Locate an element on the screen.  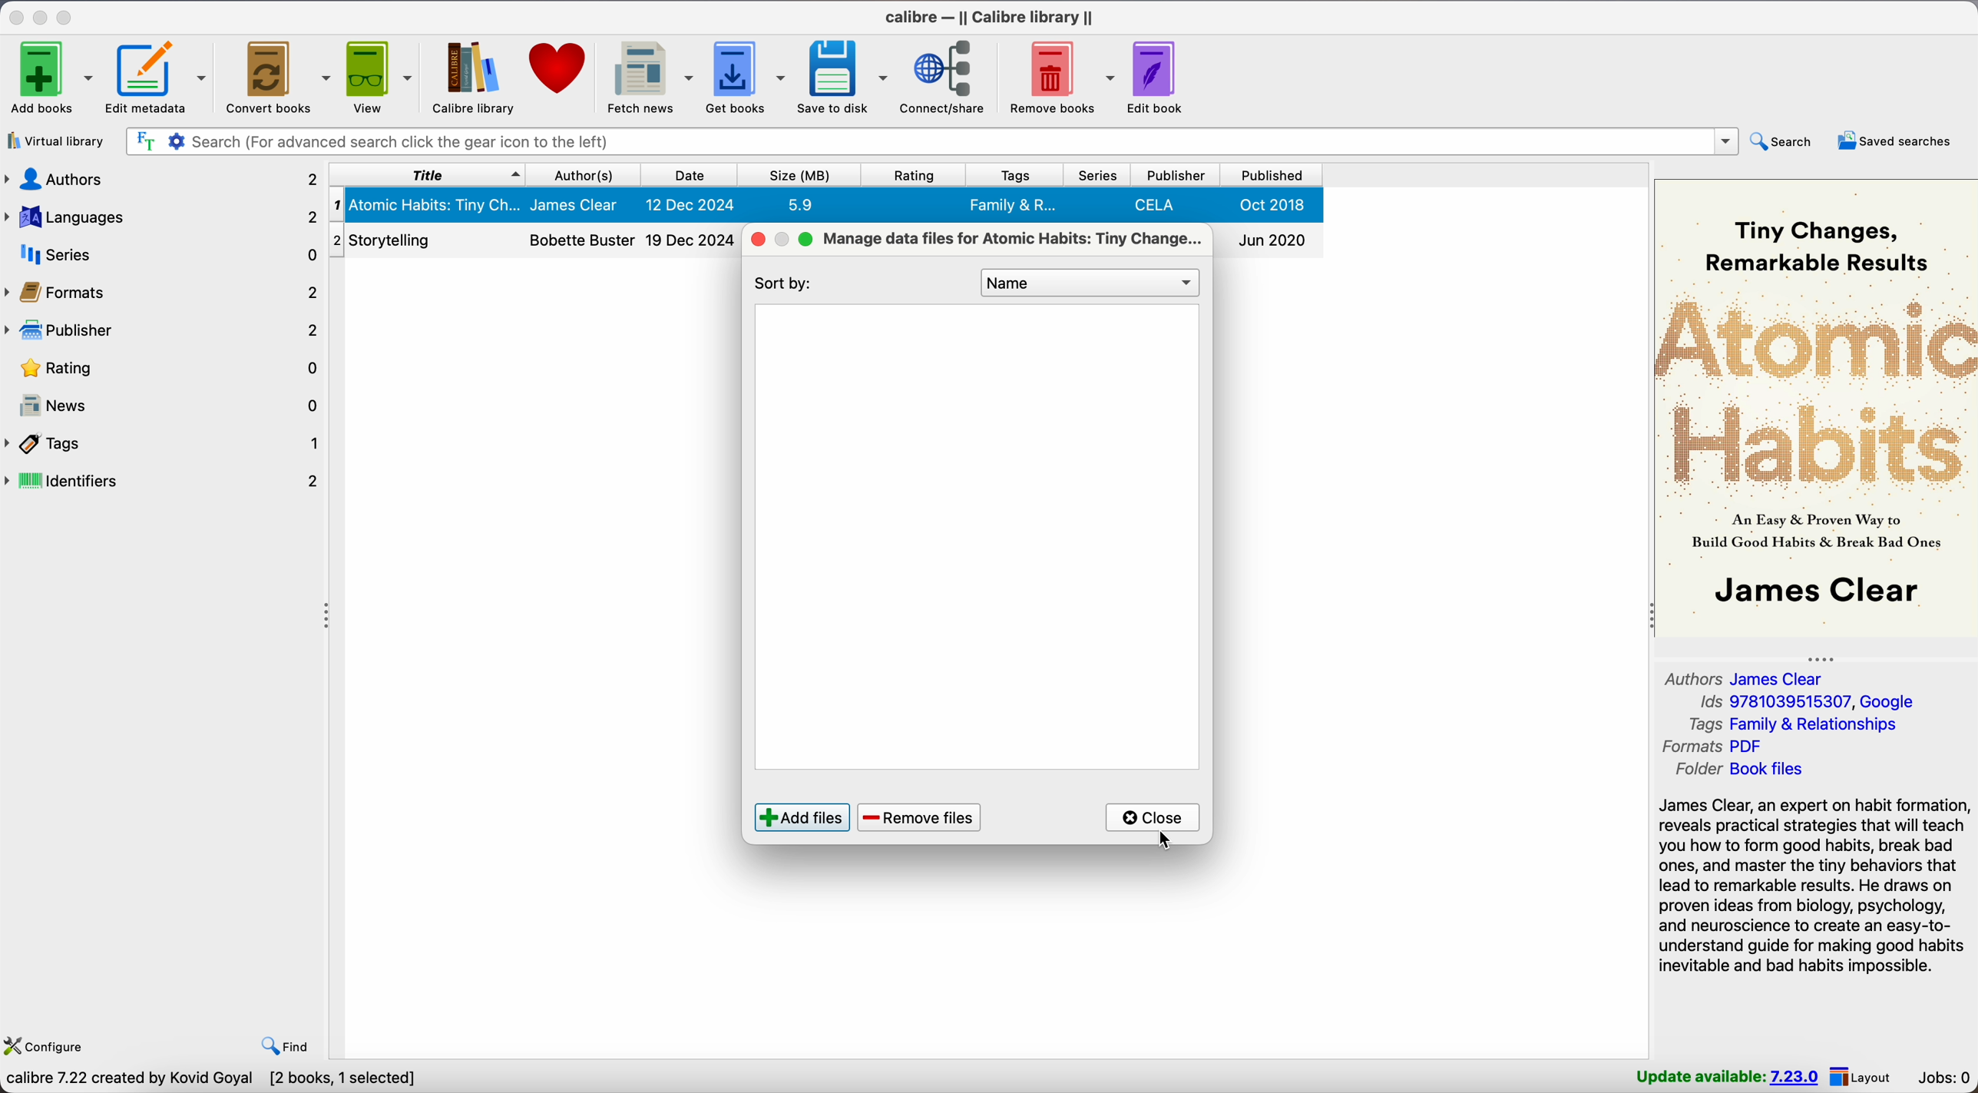
authors is located at coordinates (162, 180).